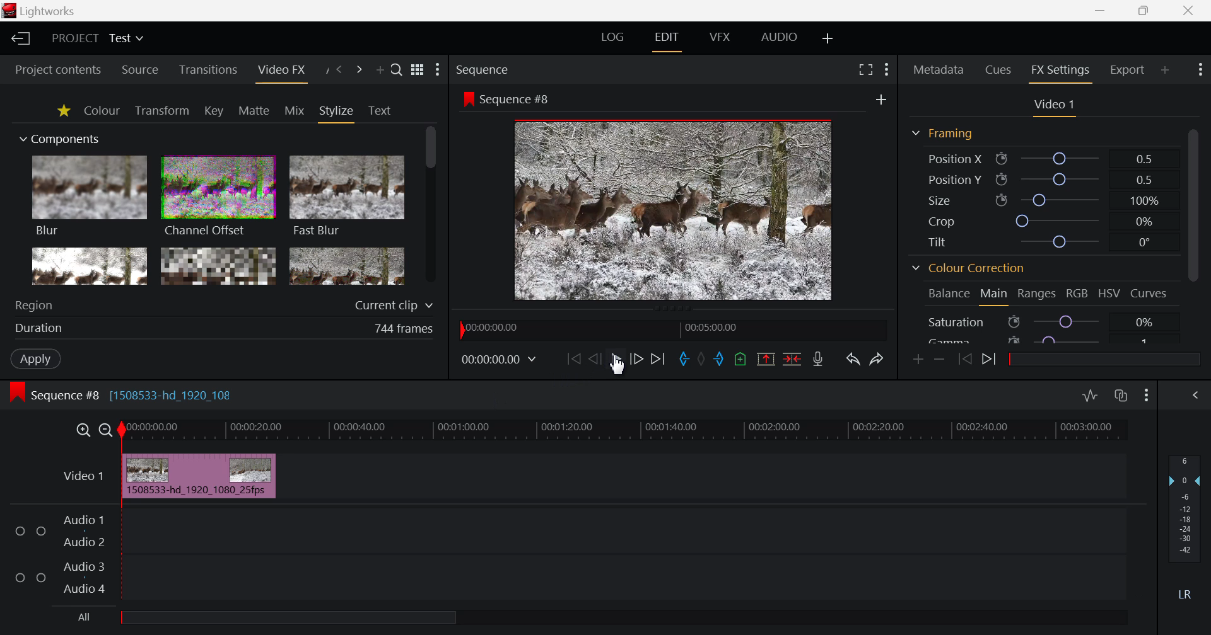  Describe the element at coordinates (208, 71) in the screenshot. I see `Transitions` at that location.